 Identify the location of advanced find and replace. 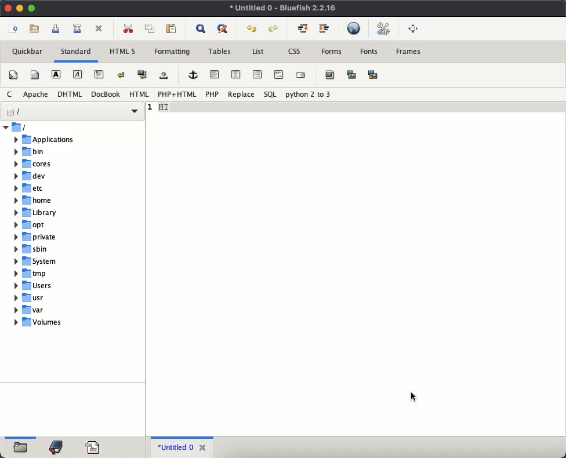
(222, 30).